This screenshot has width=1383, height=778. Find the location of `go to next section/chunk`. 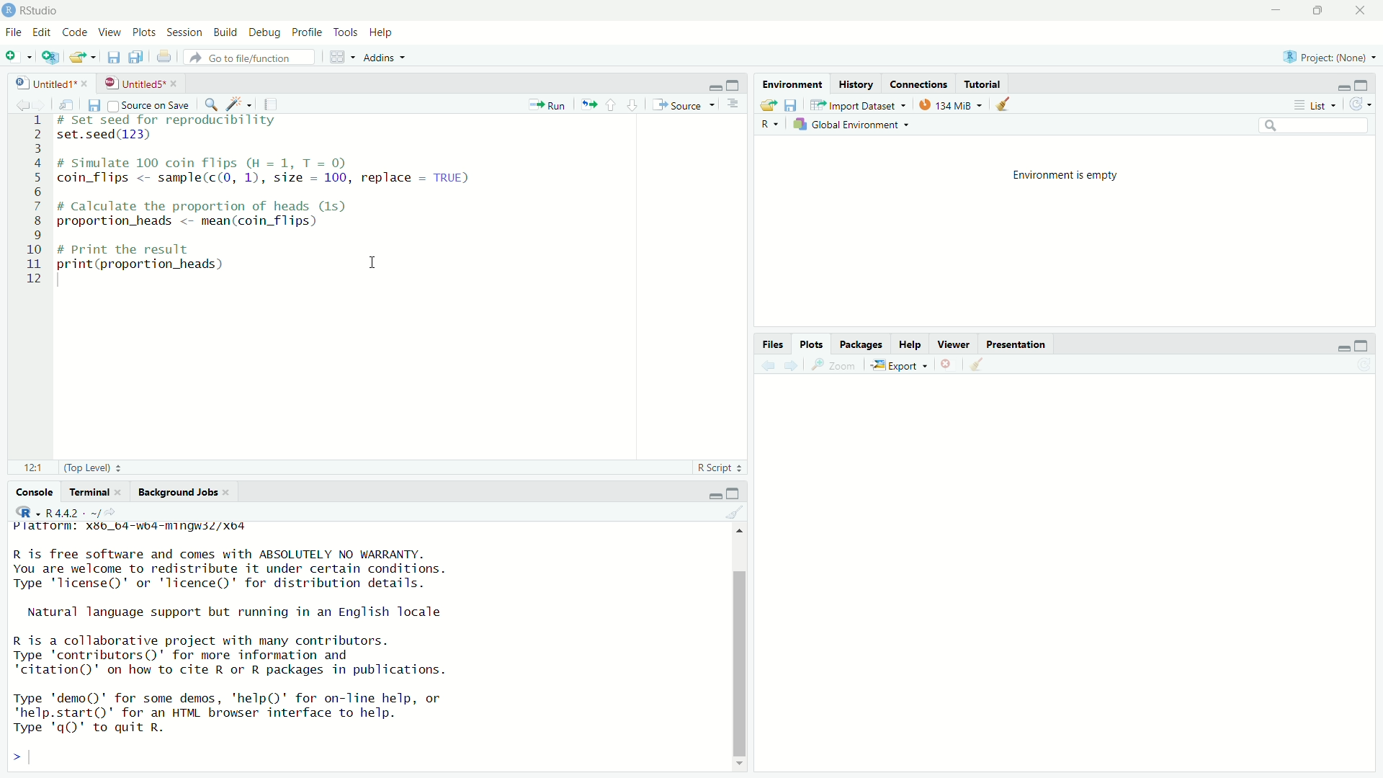

go to next section/chunk is located at coordinates (634, 106).